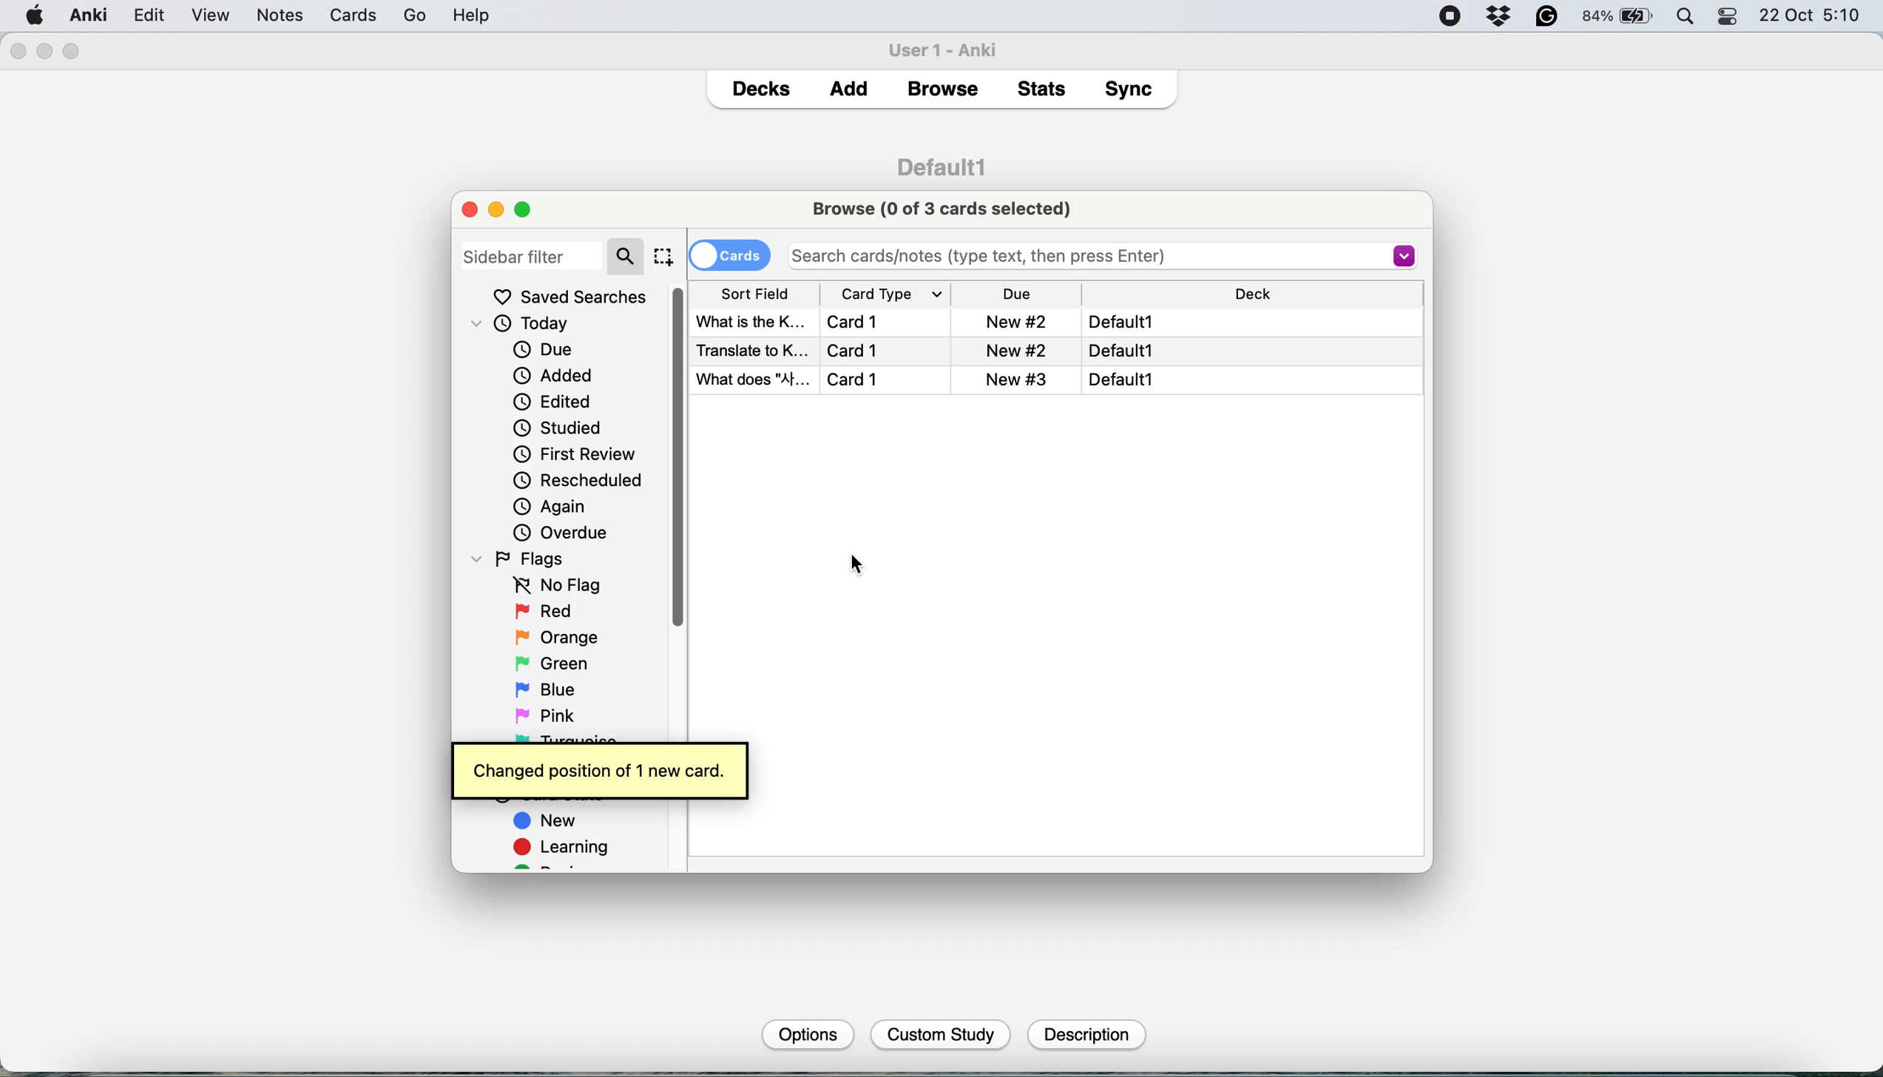 This screenshot has height=1077, width=1883. Describe the element at coordinates (91, 15) in the screenshot. I see `anki` at that location.